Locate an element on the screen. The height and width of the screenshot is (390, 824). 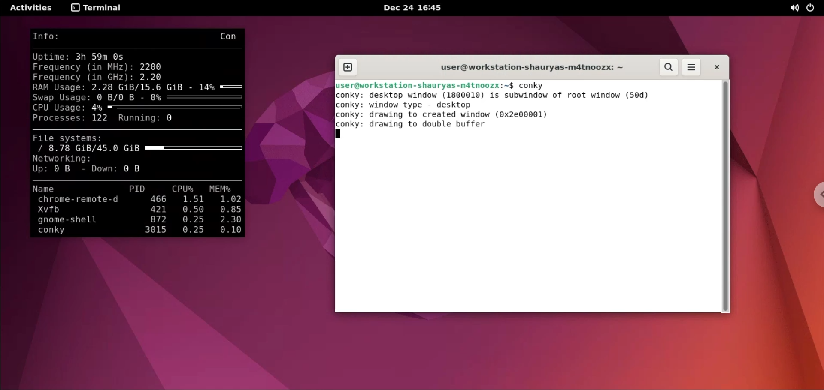
running: is located at coordinates (138, 118).